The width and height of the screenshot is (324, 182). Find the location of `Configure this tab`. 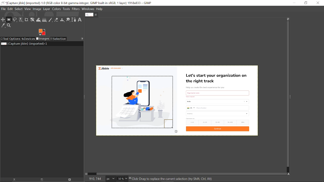

Configure this tab is located at coordinates (83, 38).